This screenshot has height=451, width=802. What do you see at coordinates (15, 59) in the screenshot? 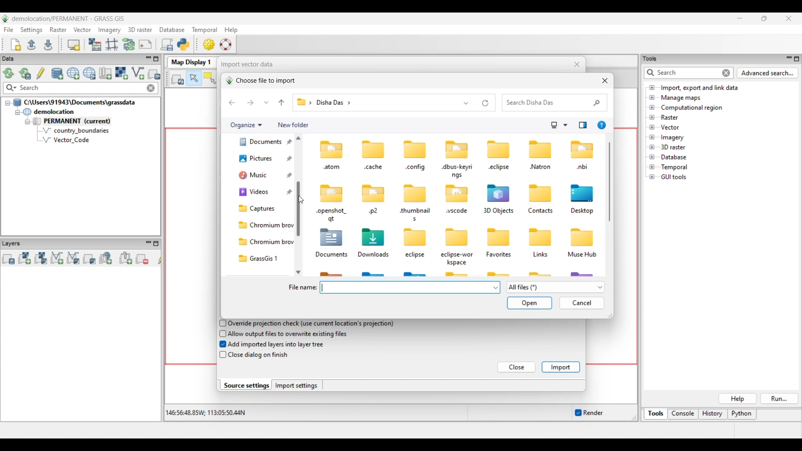
I see `Data` at bounding box center [15, 59].